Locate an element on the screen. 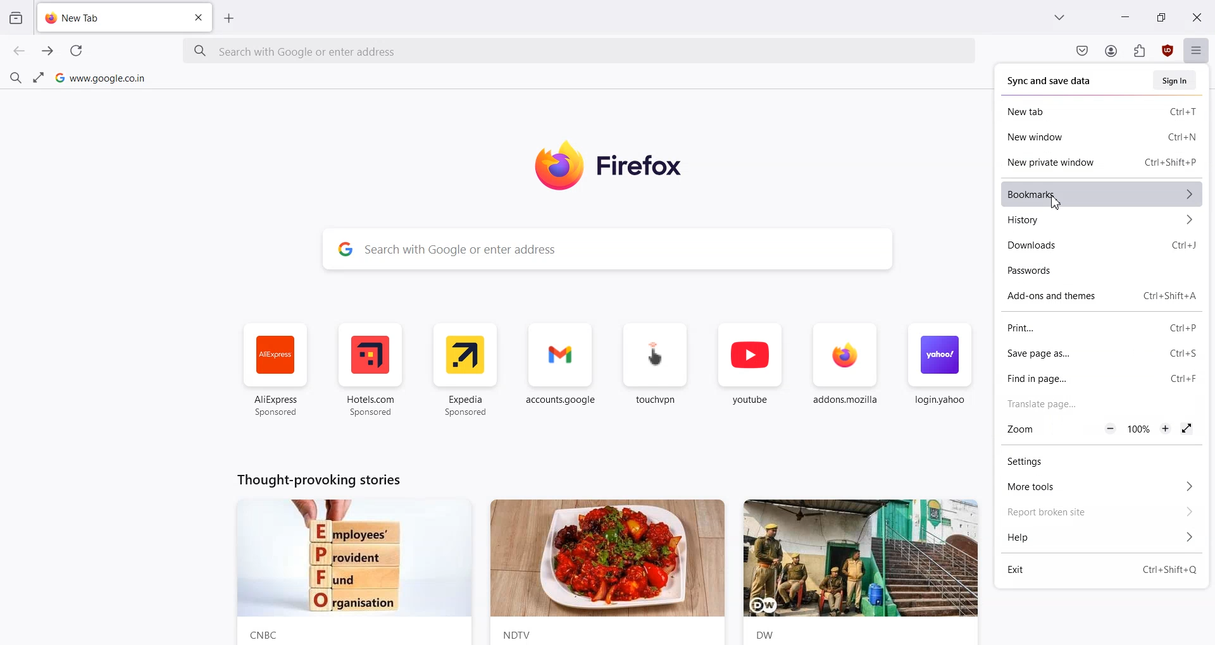 The width and height of the screenshot is (1215, 645). addons.mozilla is located at coordinates (845, 372).